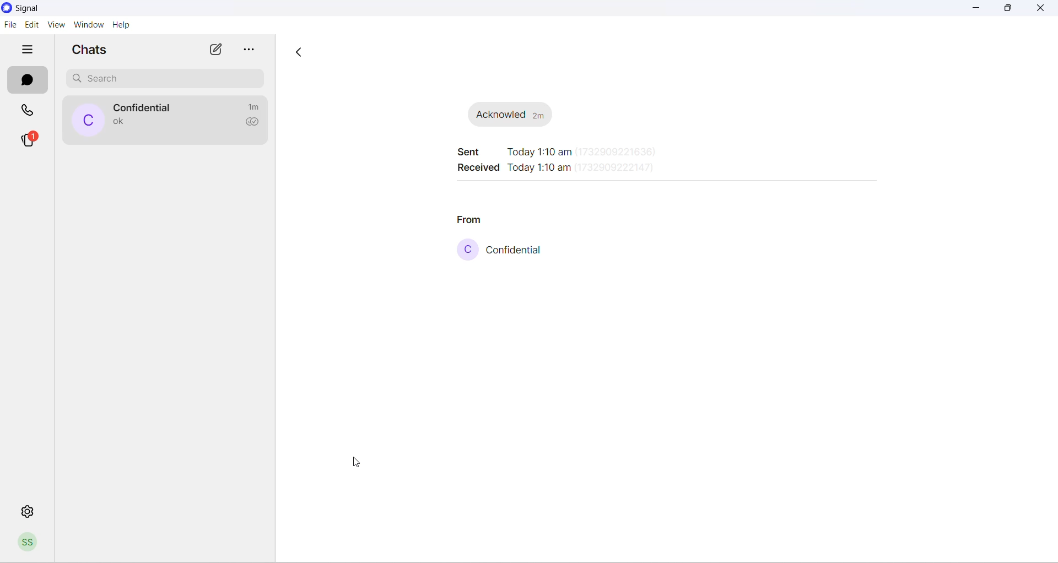 The width and height of the screenshot is (1058, 563). I want to click on edit, so click(31, 25).